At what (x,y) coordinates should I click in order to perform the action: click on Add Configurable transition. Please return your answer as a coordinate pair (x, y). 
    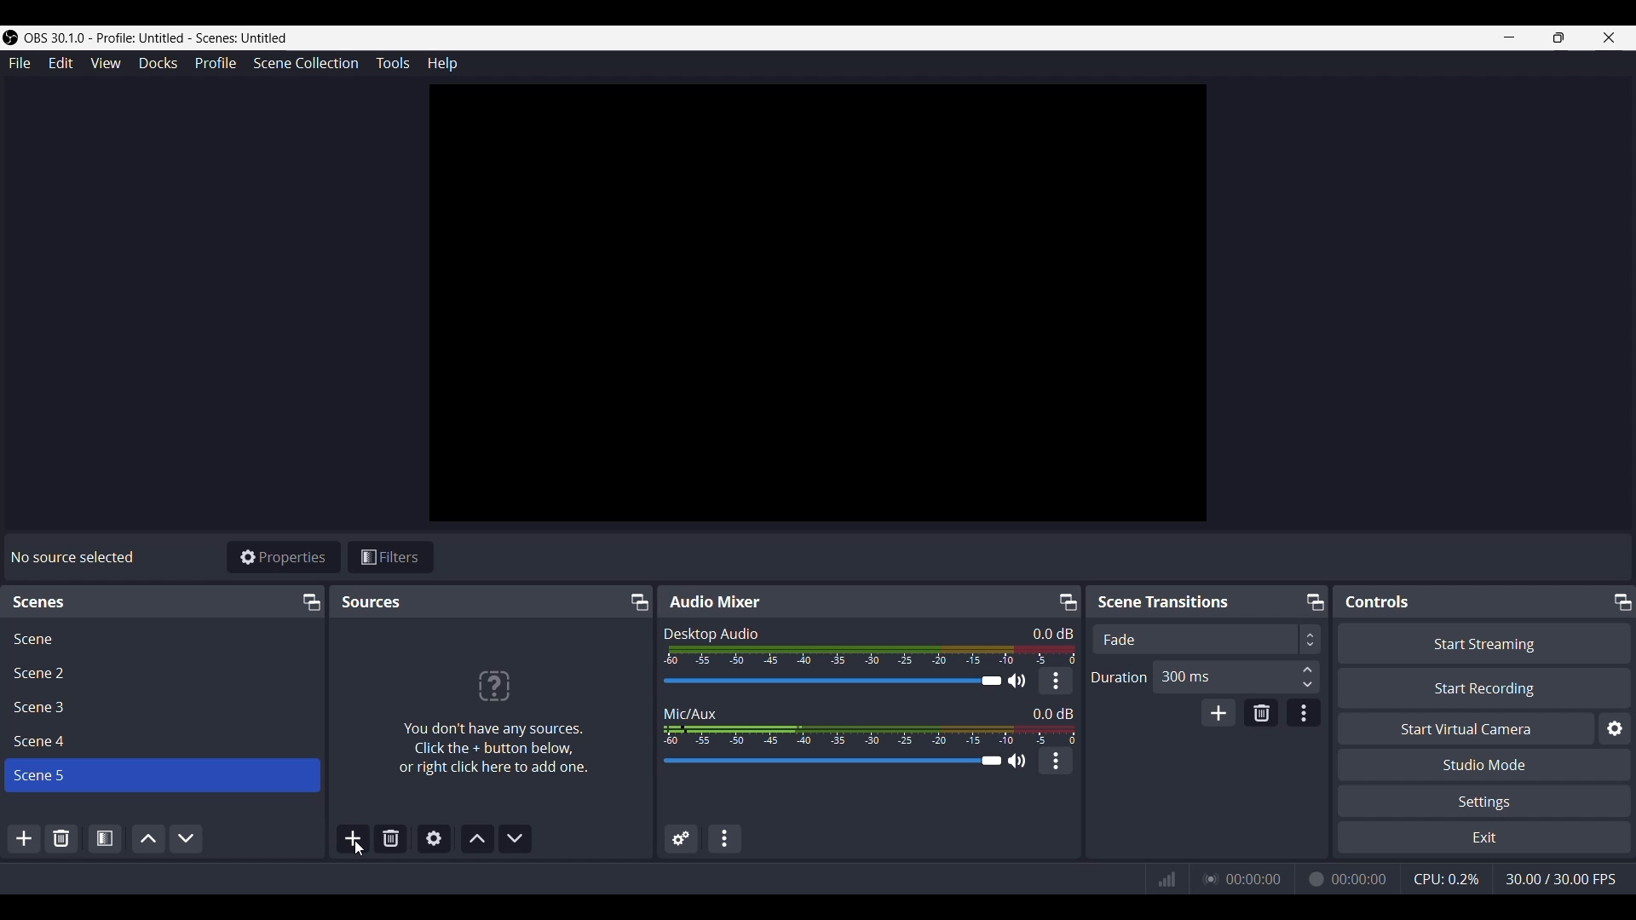
    Looking at the image, I should click on (1218, 712).